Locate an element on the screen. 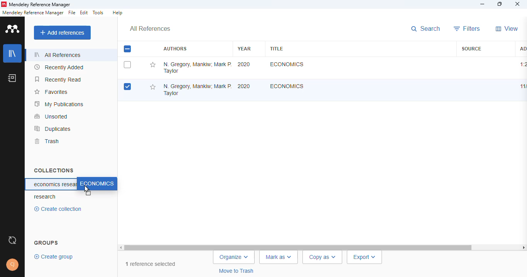 The image size is (527, 277). my publications is located at coordinates (59, 104).